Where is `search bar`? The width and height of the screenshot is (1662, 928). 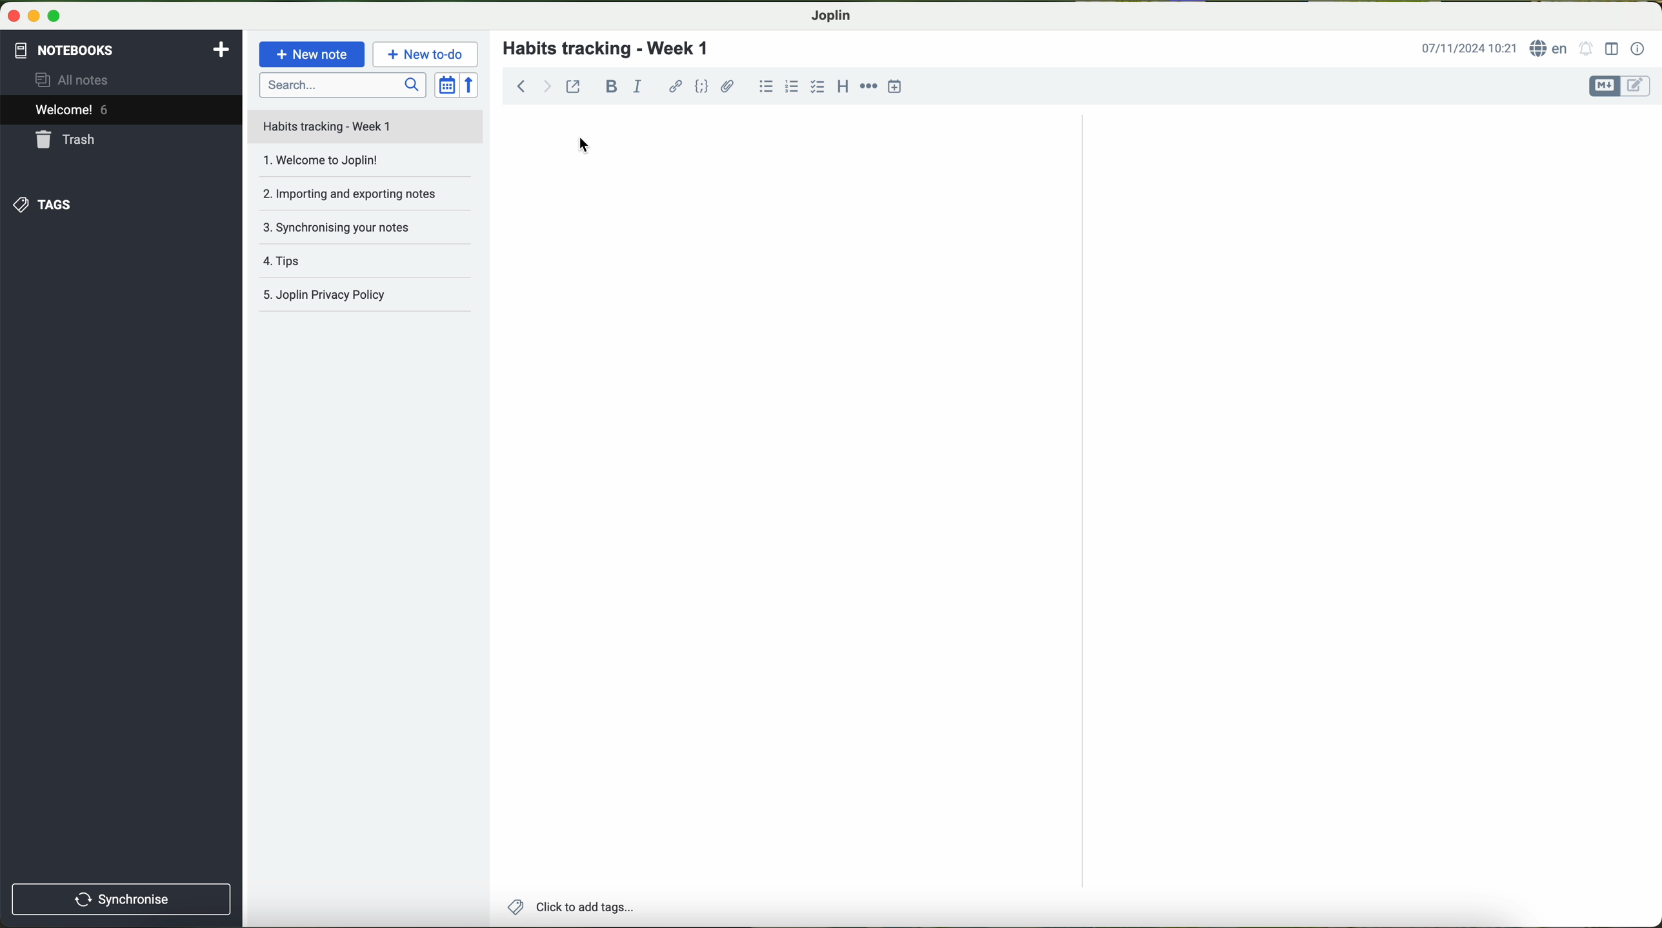 search bar is located at coordinates (341, 85).